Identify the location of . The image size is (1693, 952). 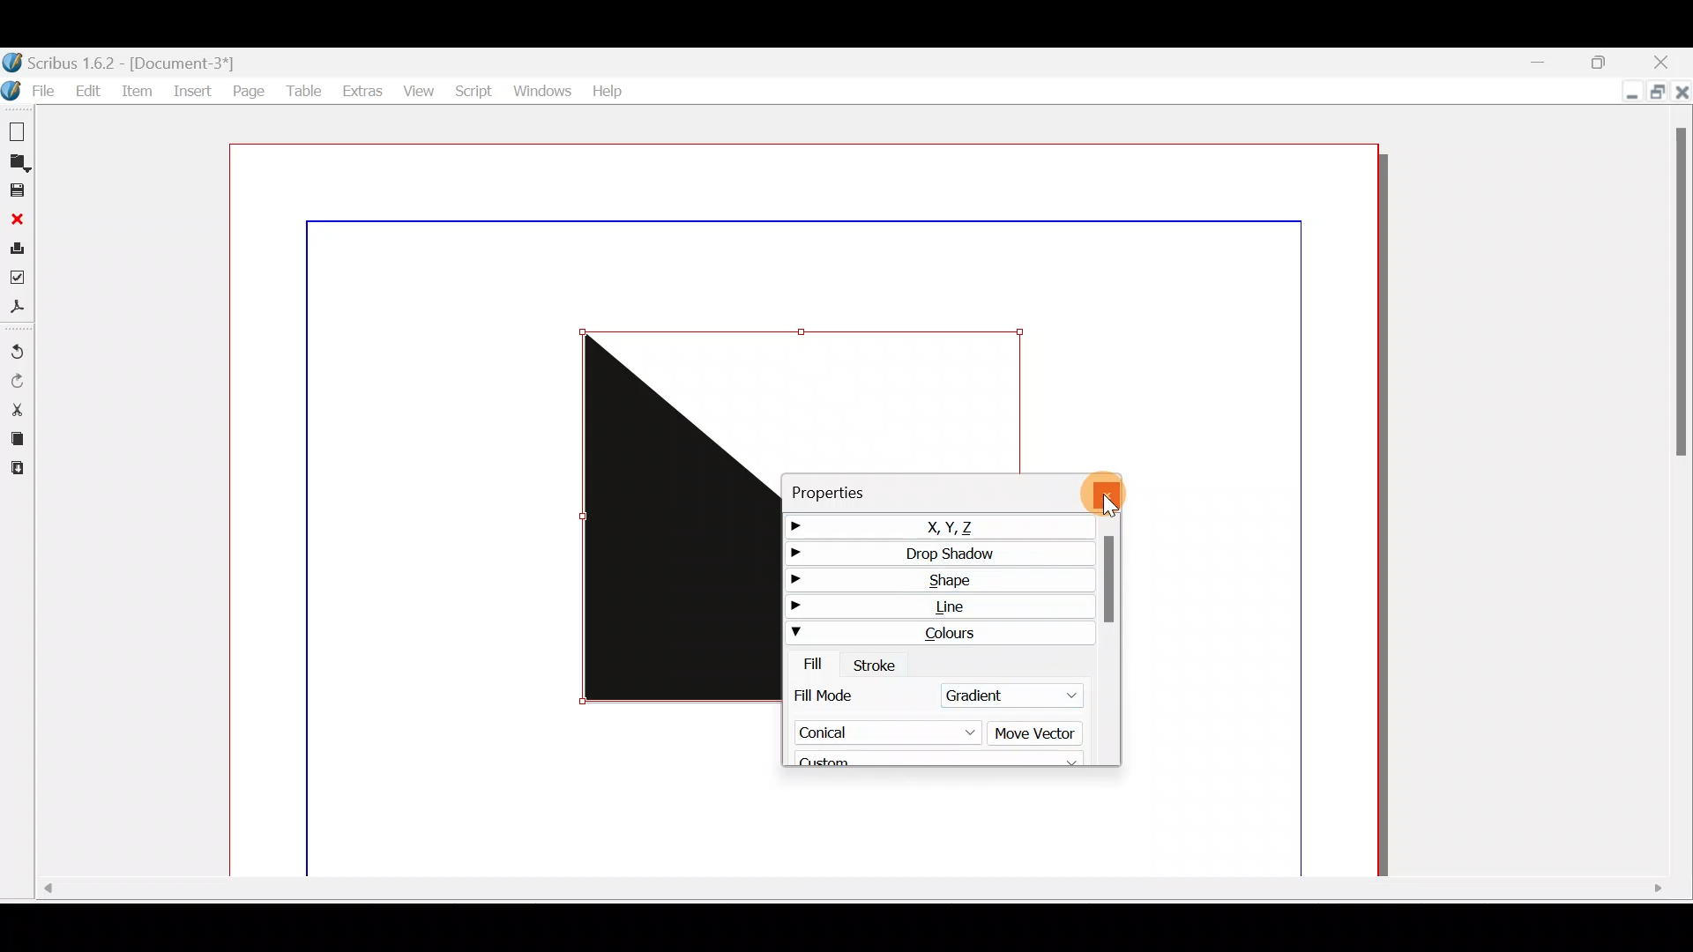
(883, 731).